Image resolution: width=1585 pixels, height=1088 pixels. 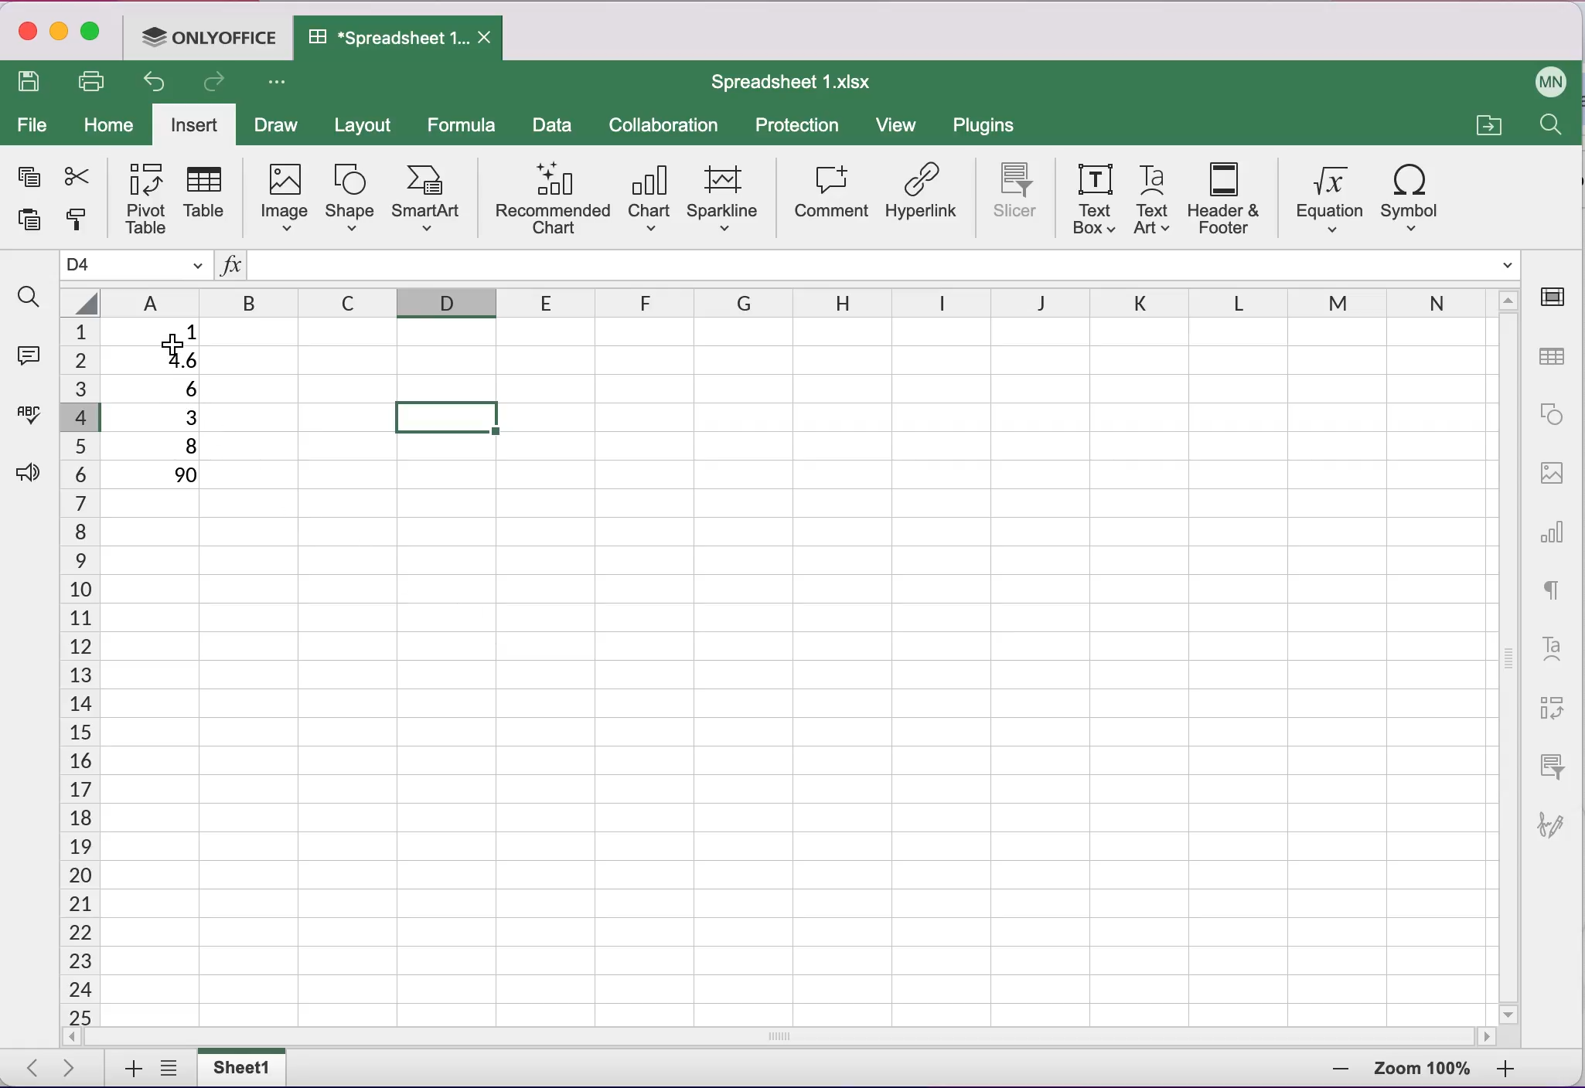 I want to click on layout, so click(x=370, y=124).